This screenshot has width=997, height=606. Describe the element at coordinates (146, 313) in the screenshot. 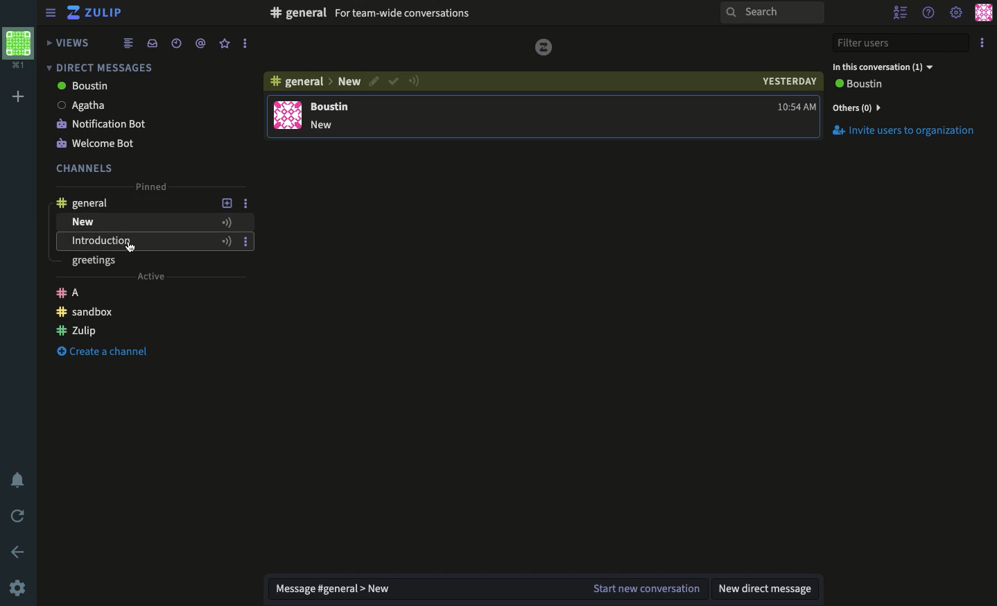

I see `Chanel sandbox` at that location.